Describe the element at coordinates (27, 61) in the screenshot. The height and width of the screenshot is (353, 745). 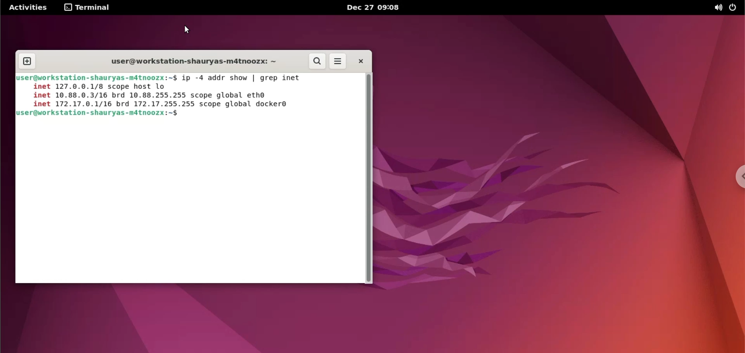
I see `new tab` at that location.